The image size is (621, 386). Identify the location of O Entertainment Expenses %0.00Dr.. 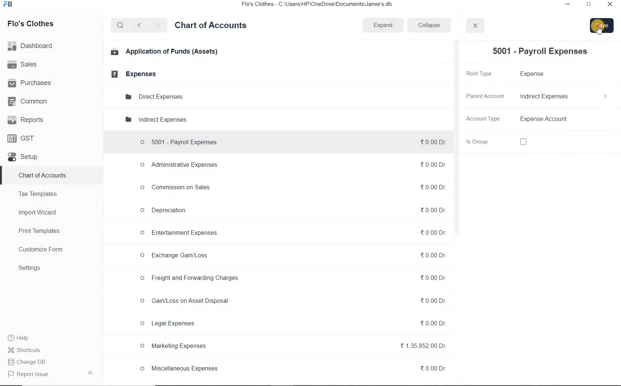
(291, 233).